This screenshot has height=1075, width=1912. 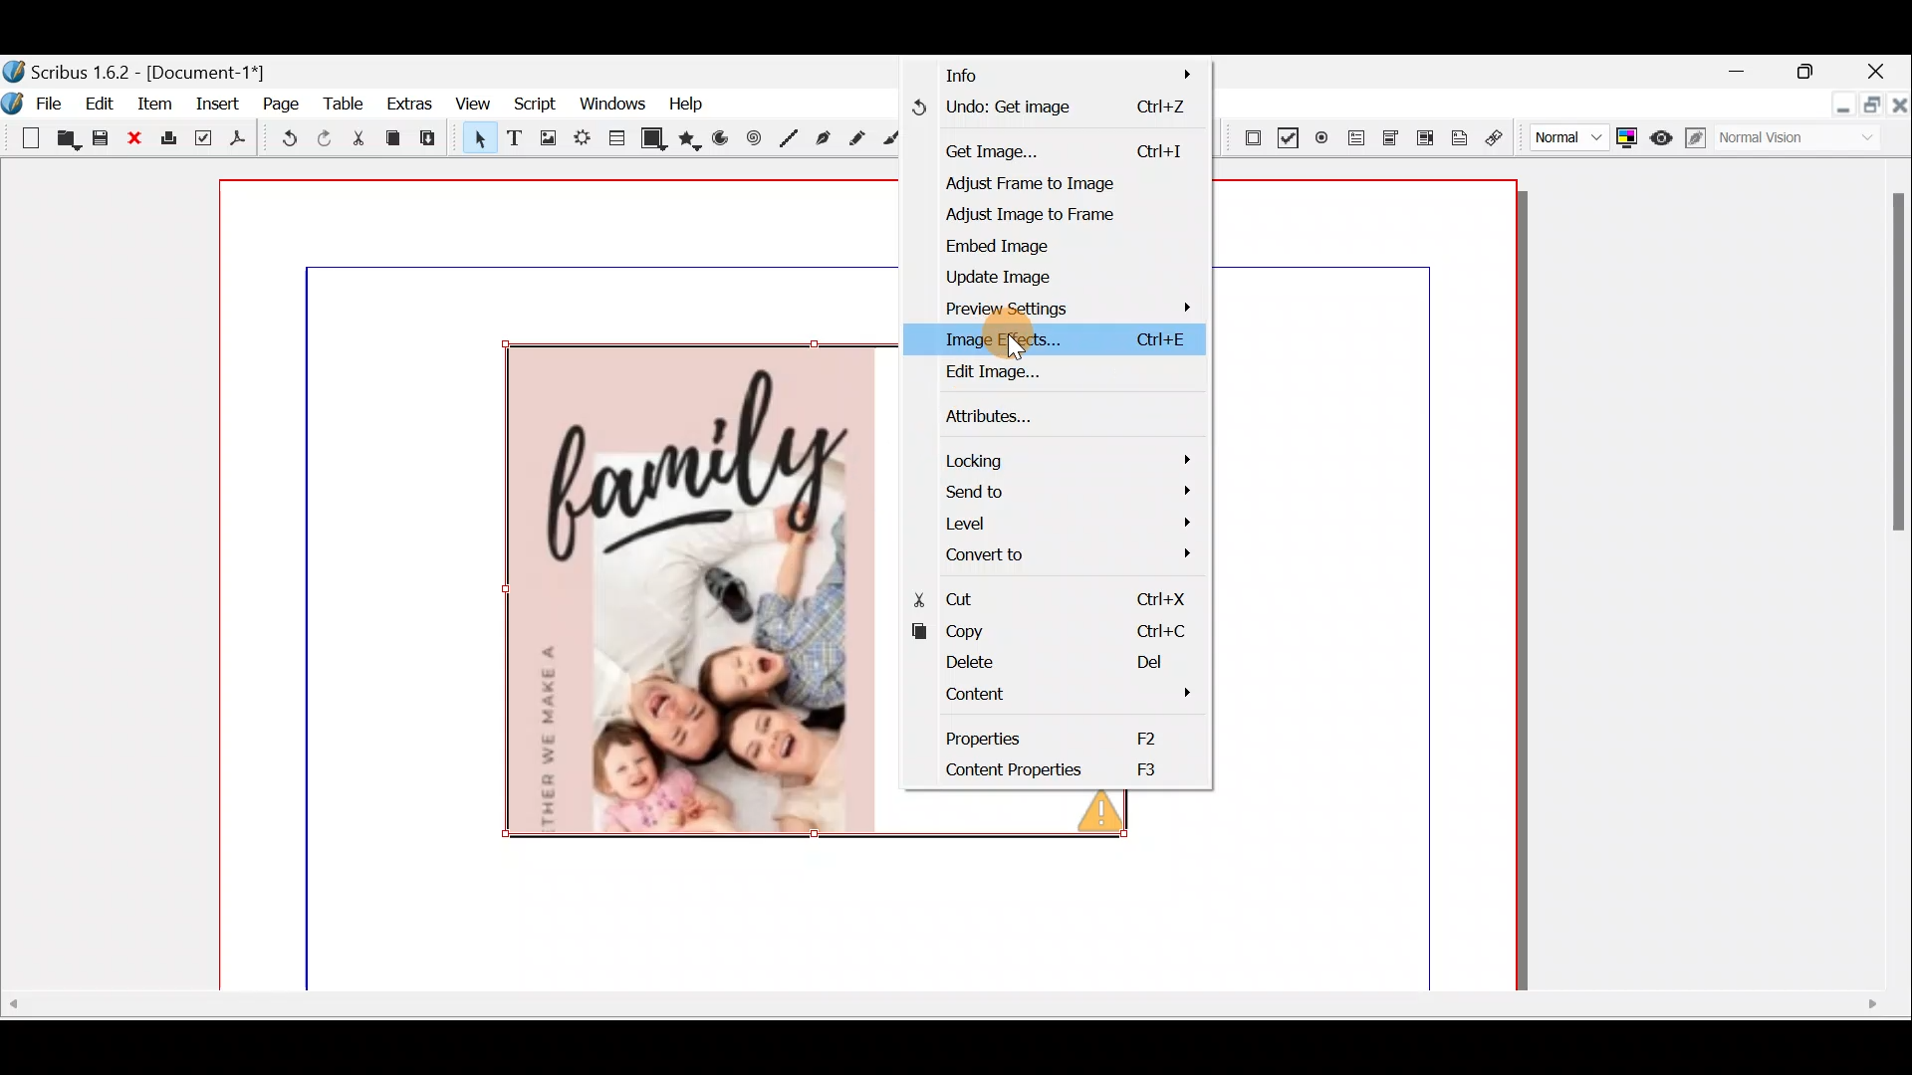 I want to click on Script, so click(x=534, y=106).